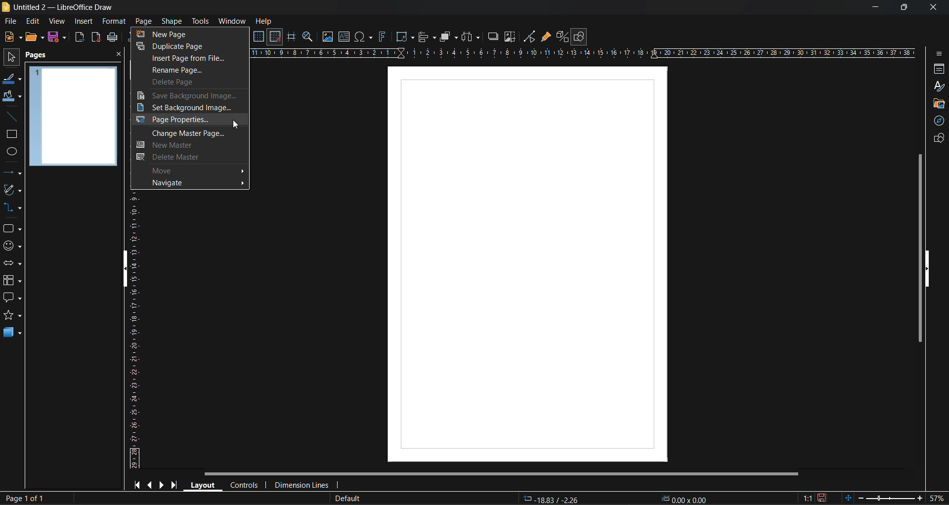 The width and height of the screenshot is (949, 505). I want to click on shape, so click(172, 21).